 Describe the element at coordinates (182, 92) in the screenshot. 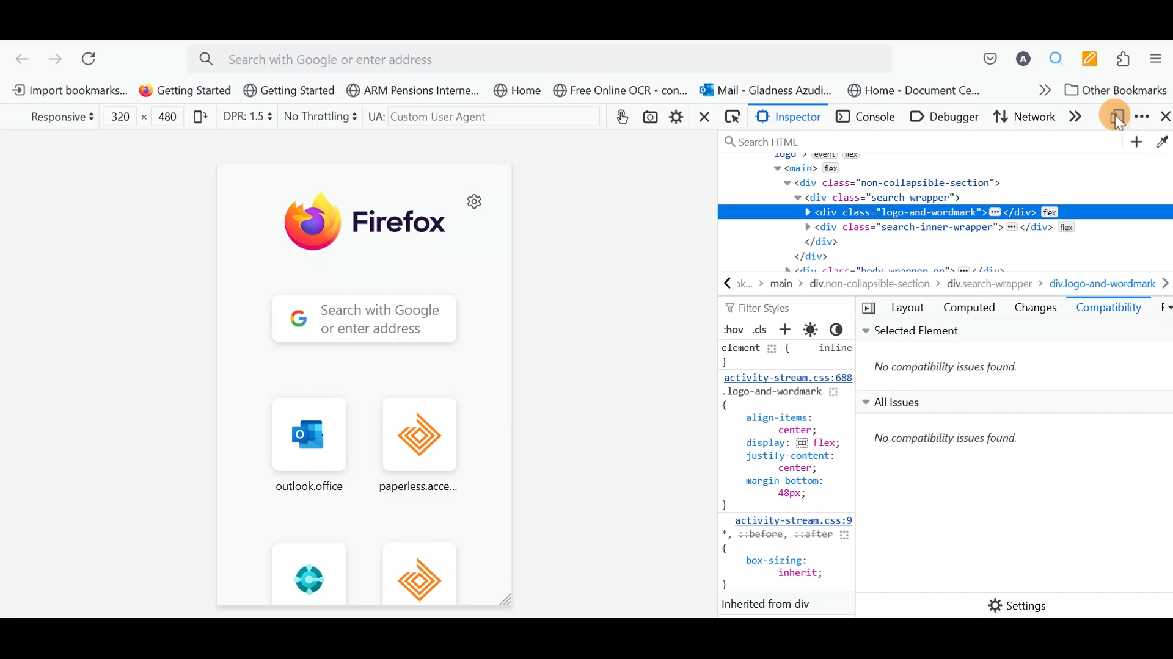

I see `Bookmark 2` at that location.